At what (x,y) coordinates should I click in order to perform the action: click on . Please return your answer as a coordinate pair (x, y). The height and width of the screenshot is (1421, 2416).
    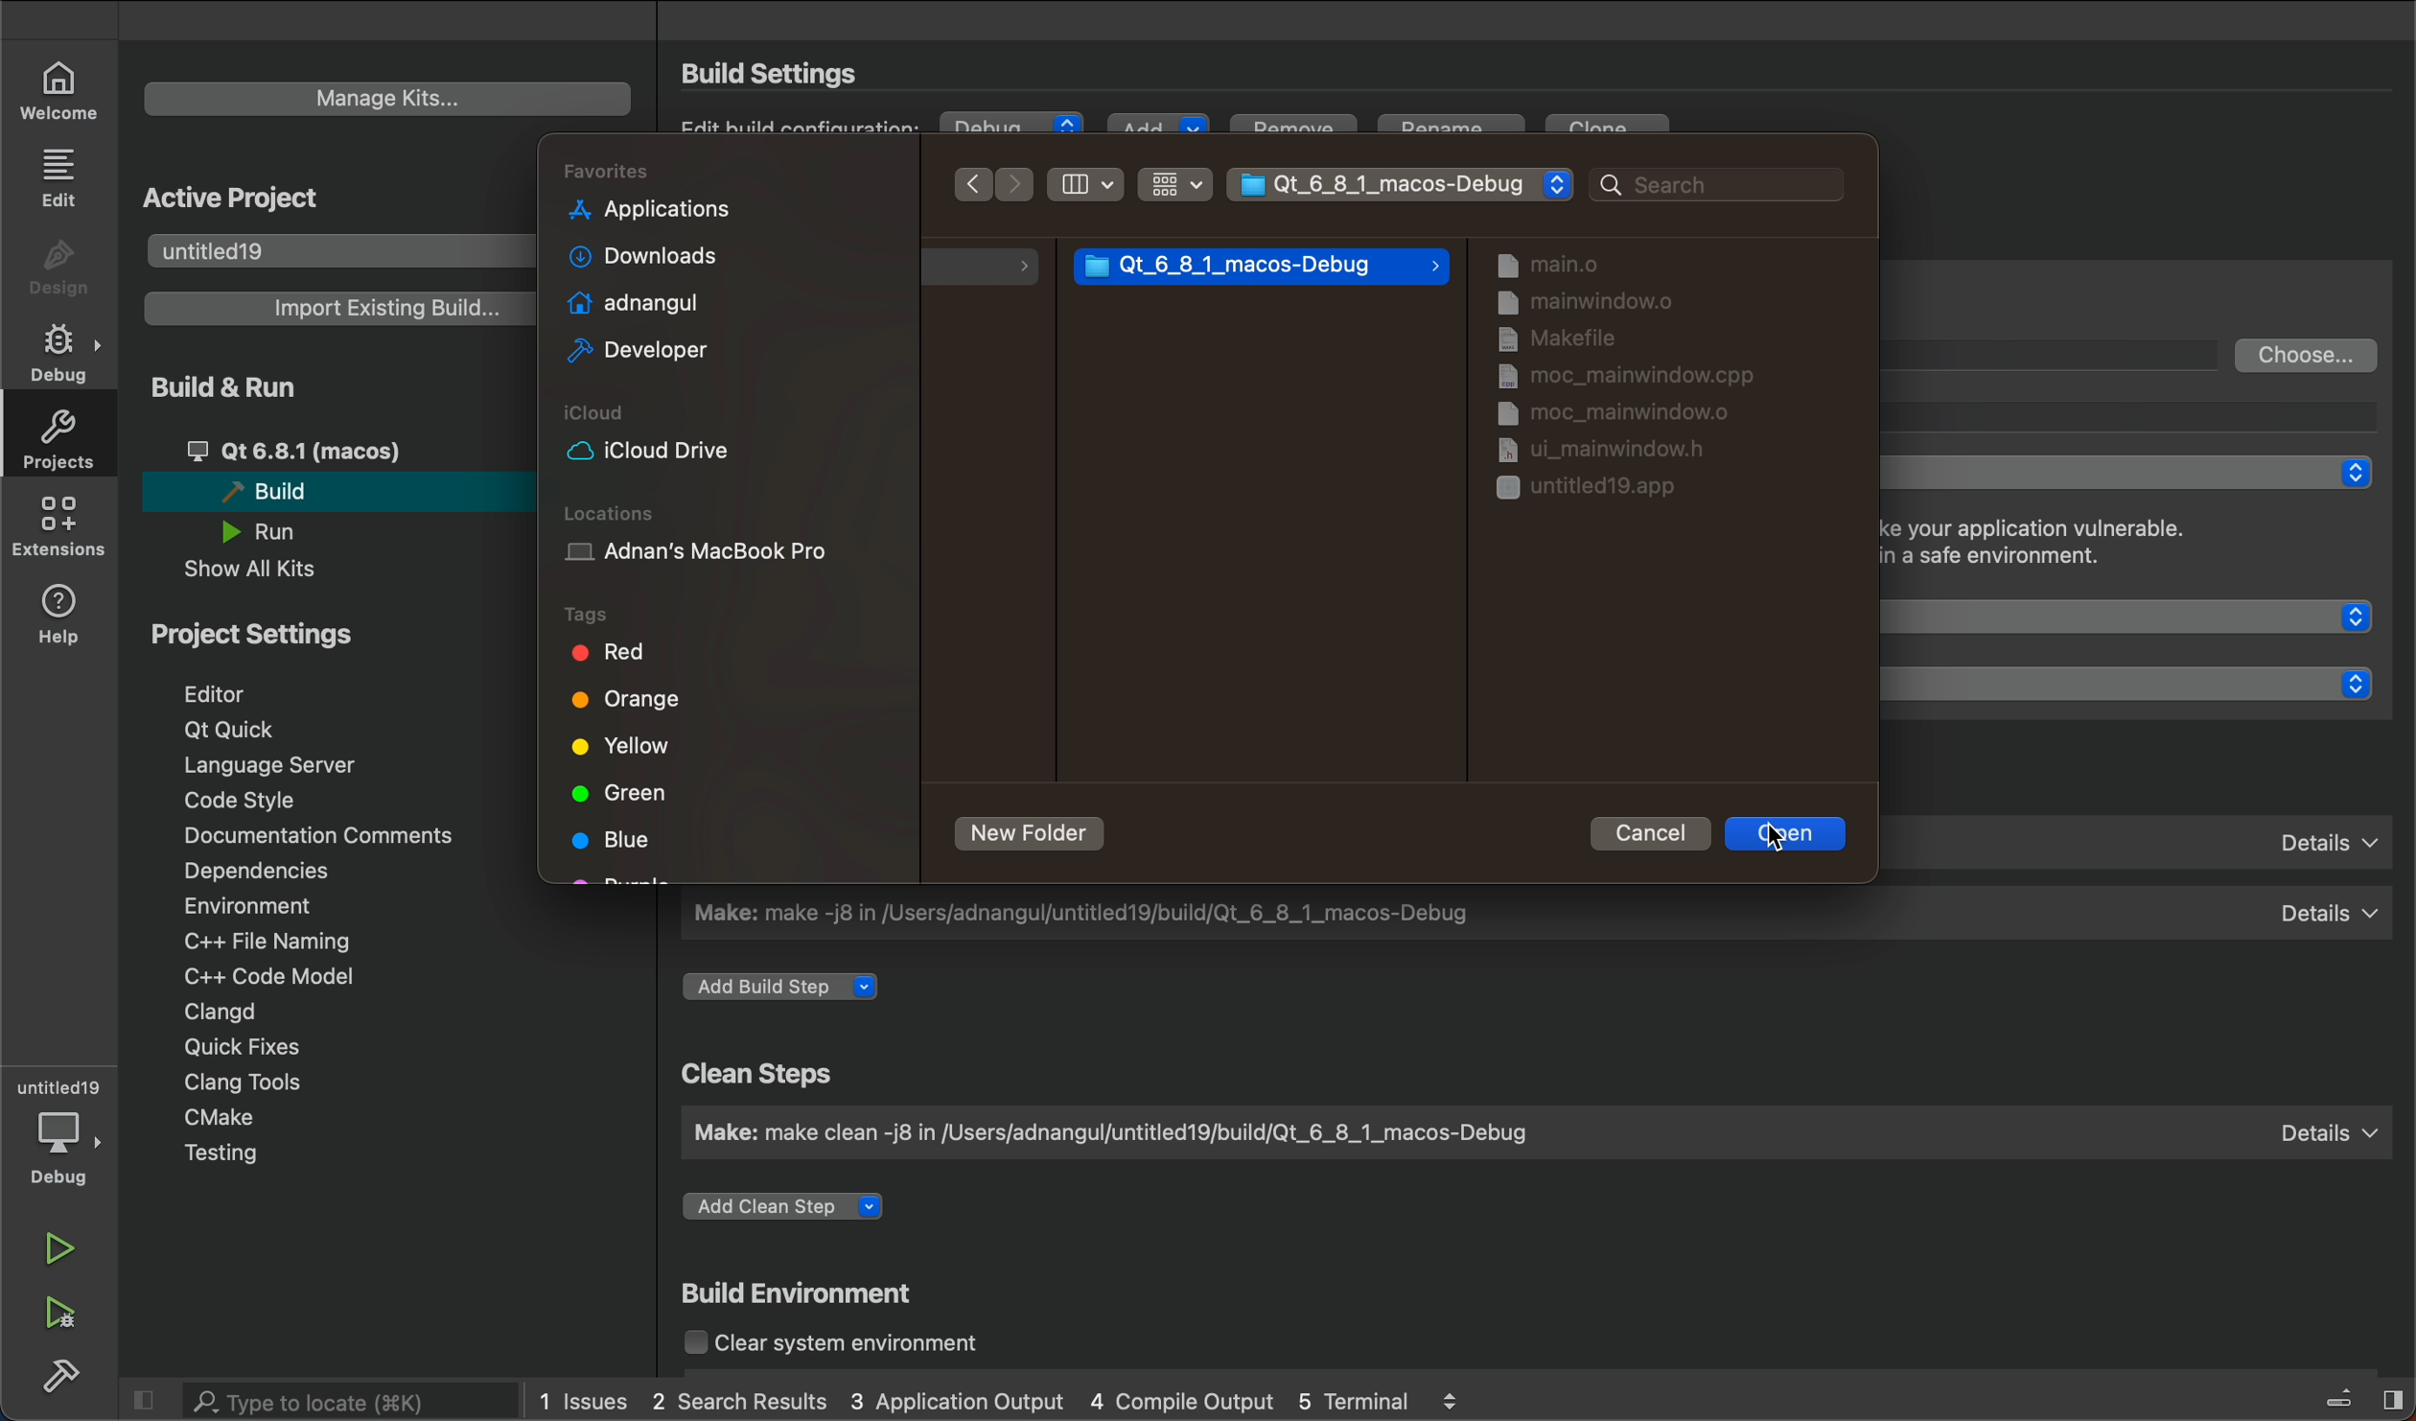
    Looking at the image, I should click on (1088, 184).